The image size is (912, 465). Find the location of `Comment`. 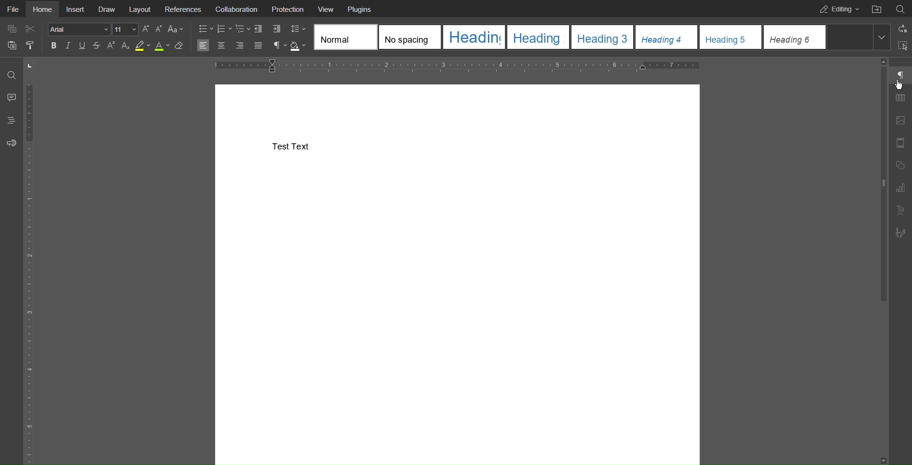

Comment is located at coordinates (11, 97).